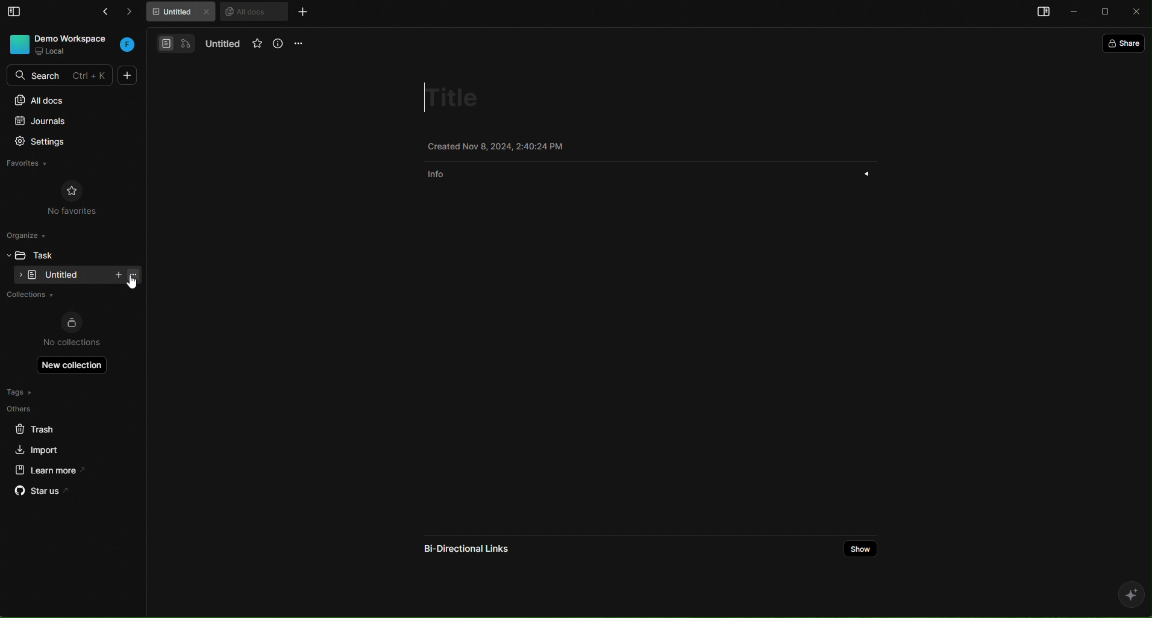 Image resolution: width=1152 pixels, height=618 pixels. I want to click on share, so click(1126, 42).